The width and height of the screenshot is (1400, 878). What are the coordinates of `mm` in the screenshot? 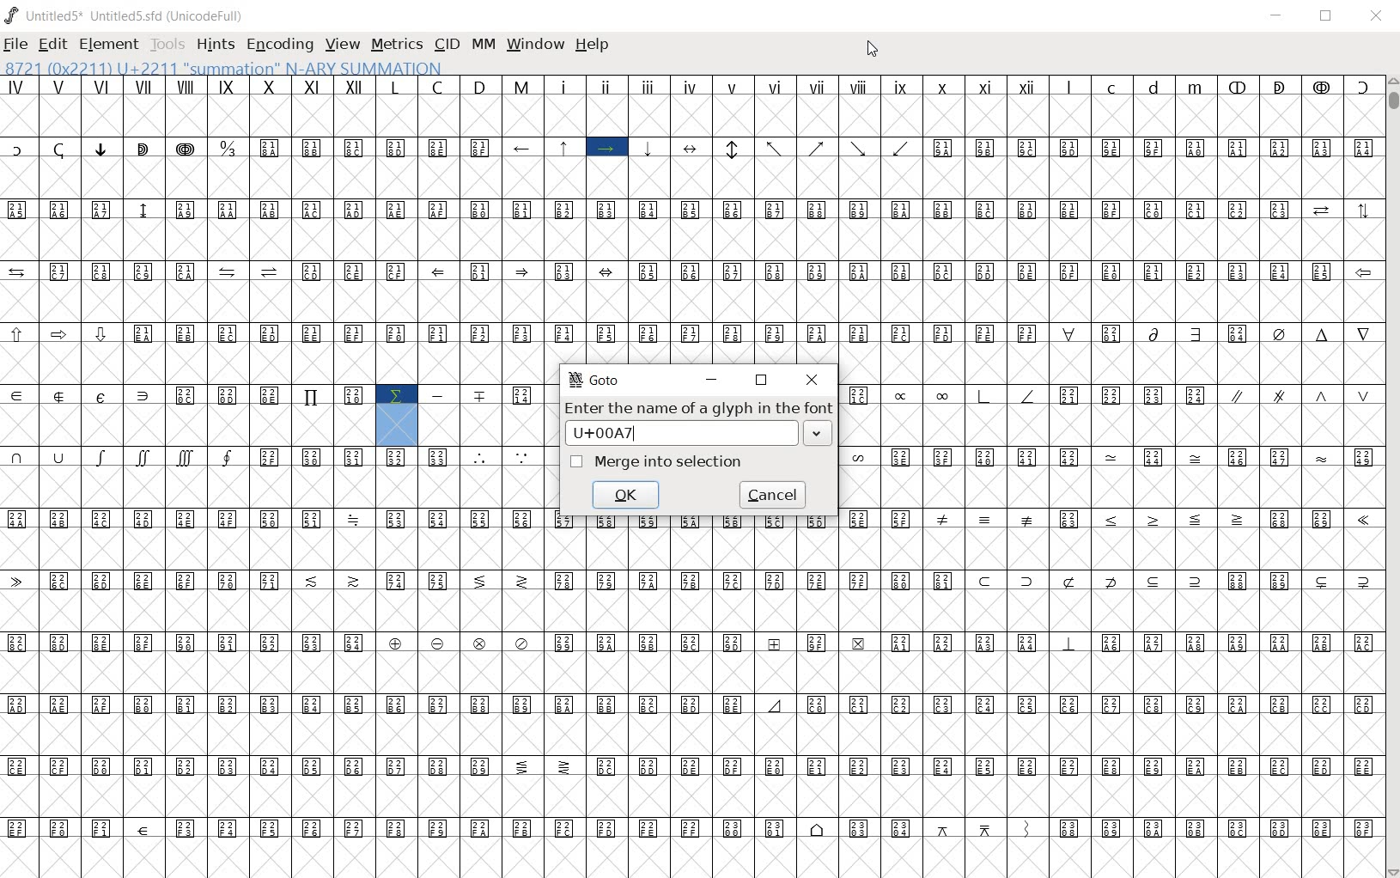 It's located at (481, 45).